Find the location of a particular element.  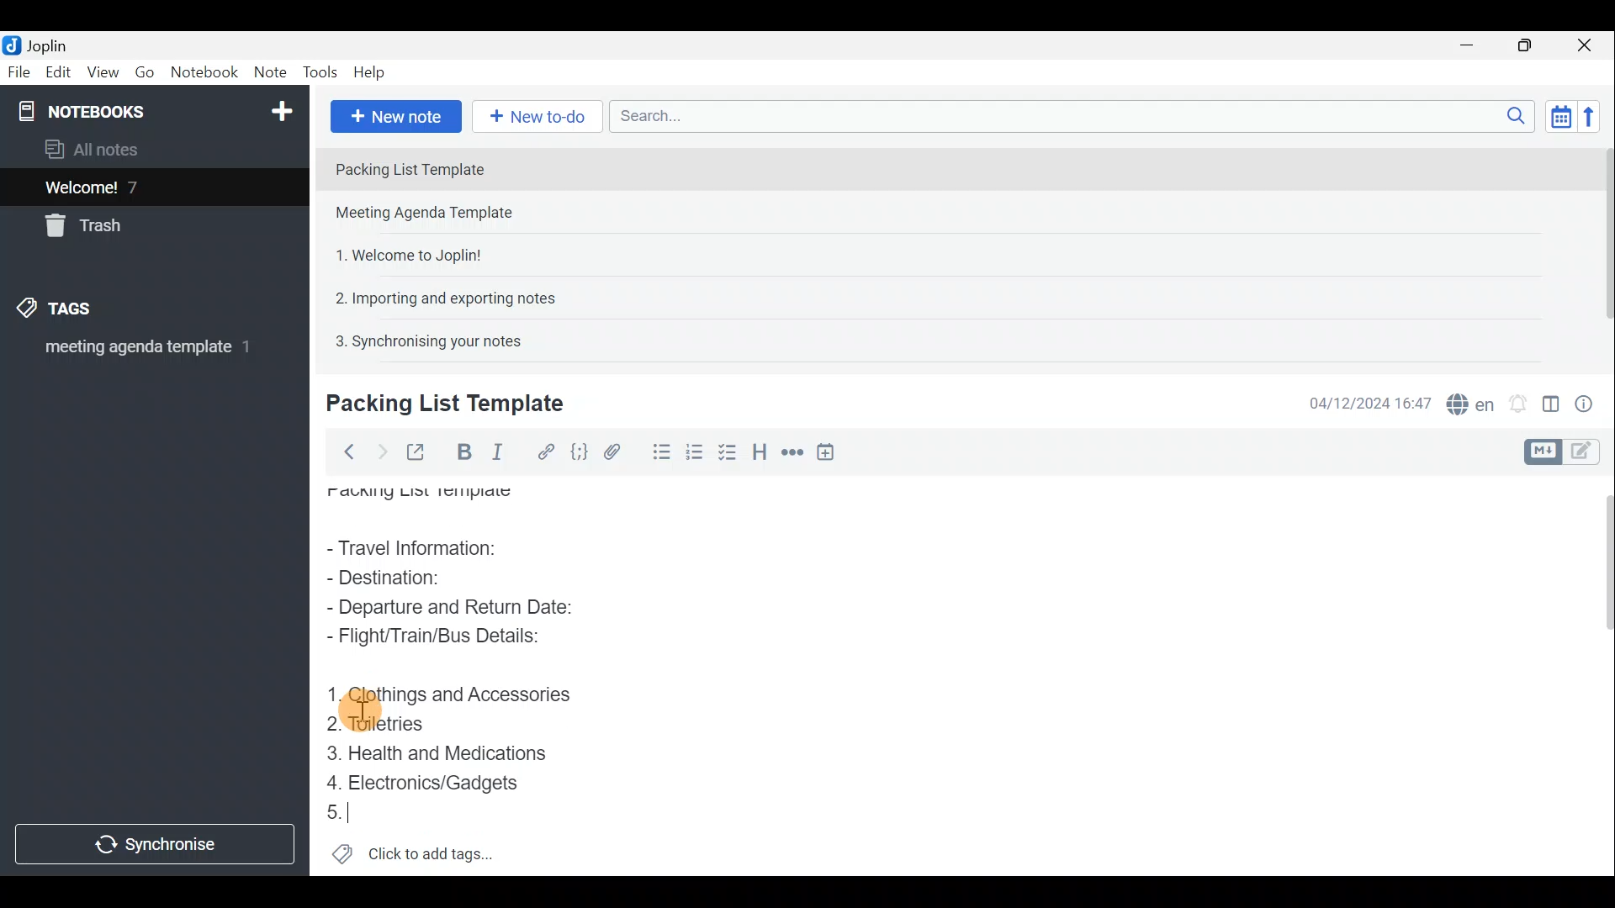

Joplin is located at coordinates (40, 45).